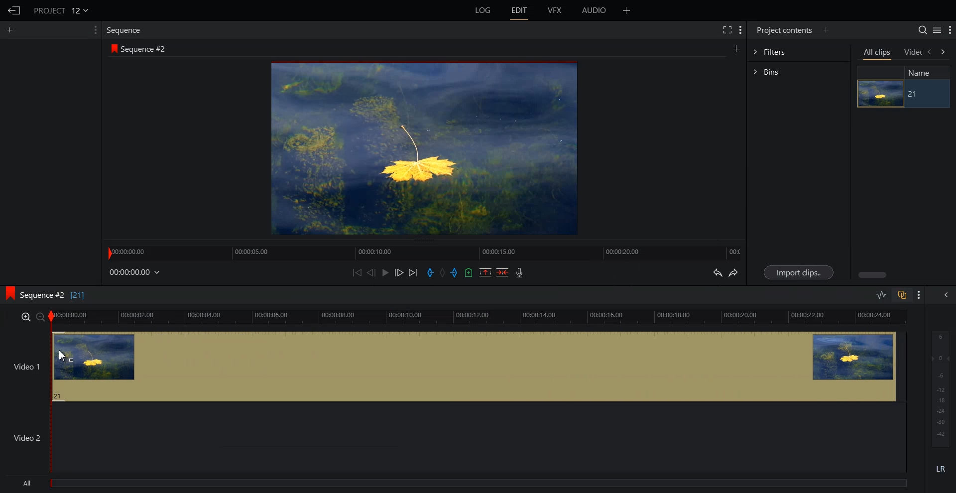 The height and width of the screenshot is (493, 956). What do you see at coordinates (945, 53) in the screenshot?
I see `forward` at bounding box center [945, 53].